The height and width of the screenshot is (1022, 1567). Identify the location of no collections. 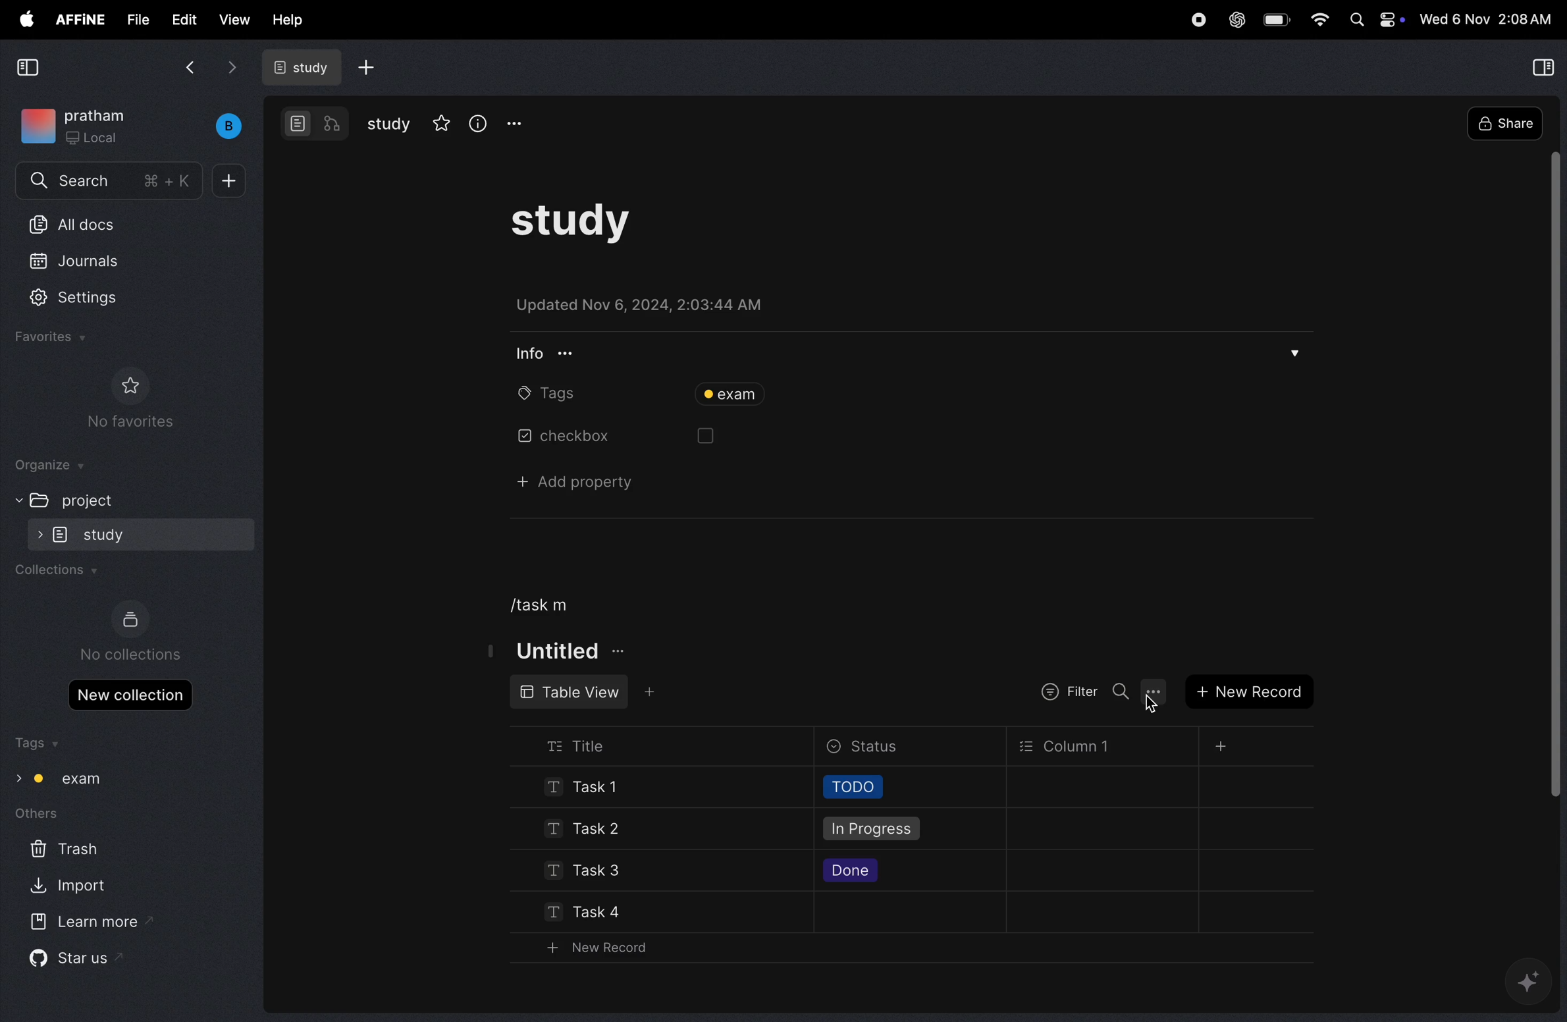
(132, 631).